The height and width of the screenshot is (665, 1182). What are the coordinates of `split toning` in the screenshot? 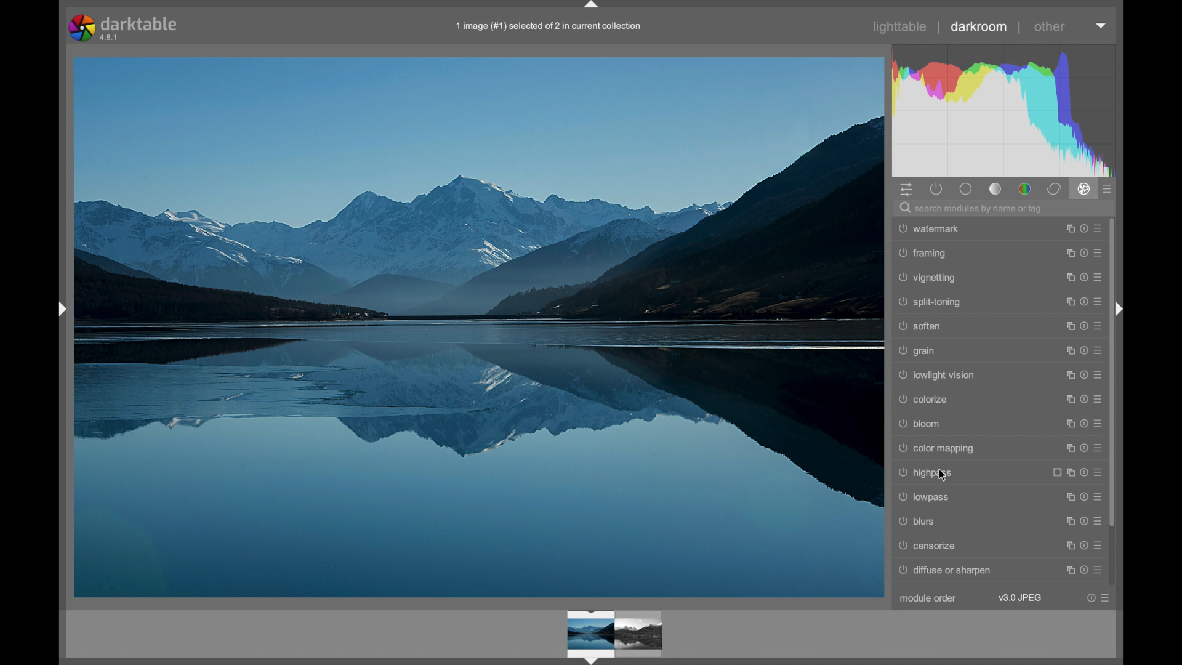 It's located at (931, 302).